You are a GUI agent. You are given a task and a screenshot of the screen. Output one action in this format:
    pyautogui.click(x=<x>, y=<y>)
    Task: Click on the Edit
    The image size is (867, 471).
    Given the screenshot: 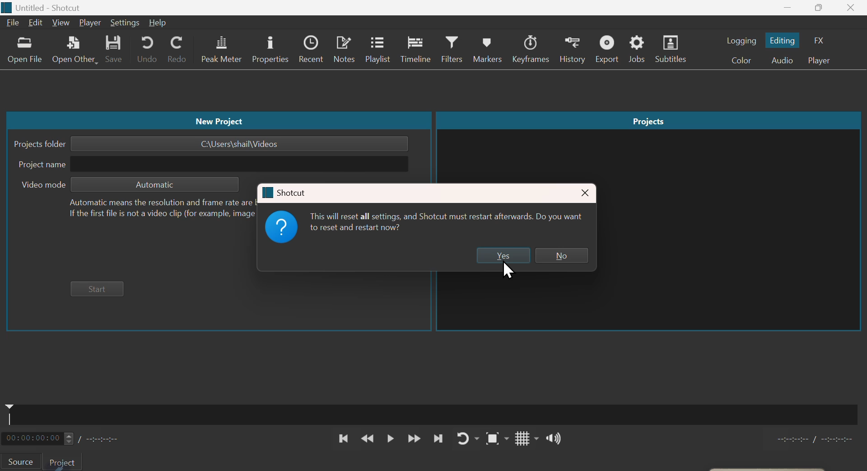 What is the action you would take?
    pyautogui.click(x=35, y=24)
    